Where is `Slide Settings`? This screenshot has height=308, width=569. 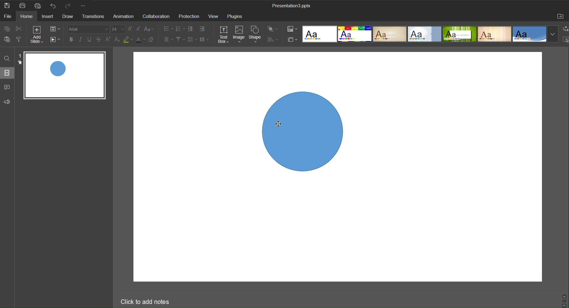 Slide Settings is located at coordinates (57, 29).